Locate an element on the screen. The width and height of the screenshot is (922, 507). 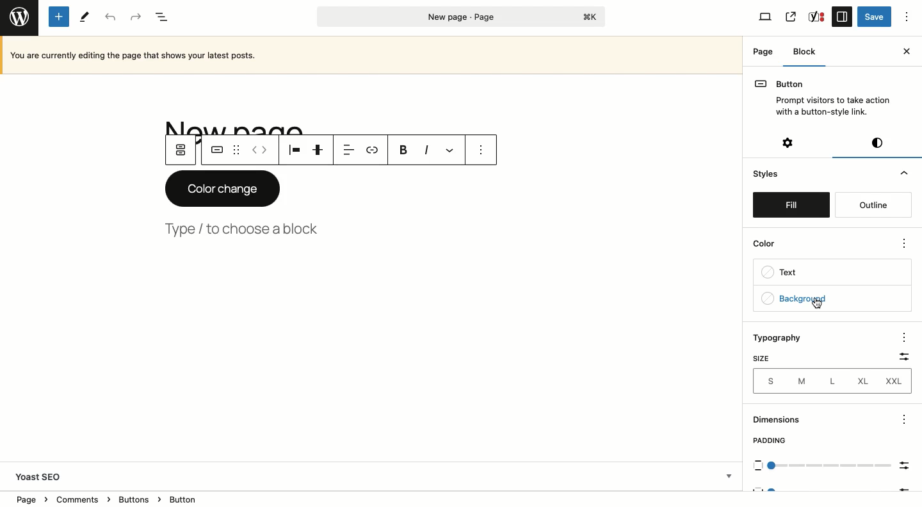
Bold is located at coordinates (403, 150).